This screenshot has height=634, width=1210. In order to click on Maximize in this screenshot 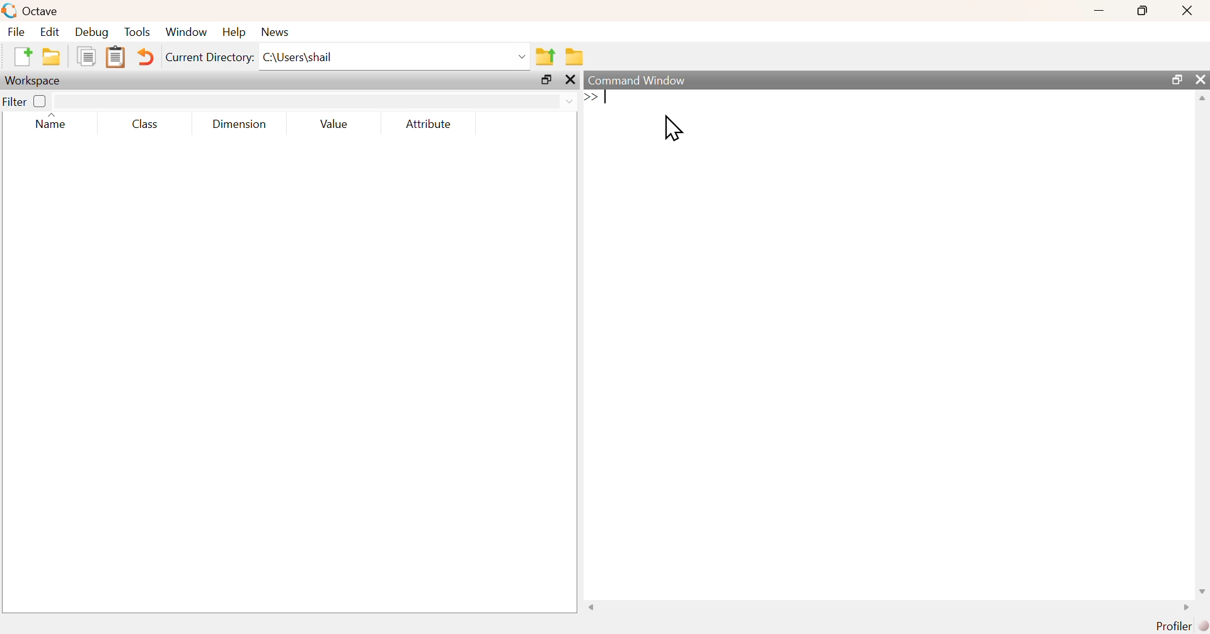, I will do `click(548, 81)`.